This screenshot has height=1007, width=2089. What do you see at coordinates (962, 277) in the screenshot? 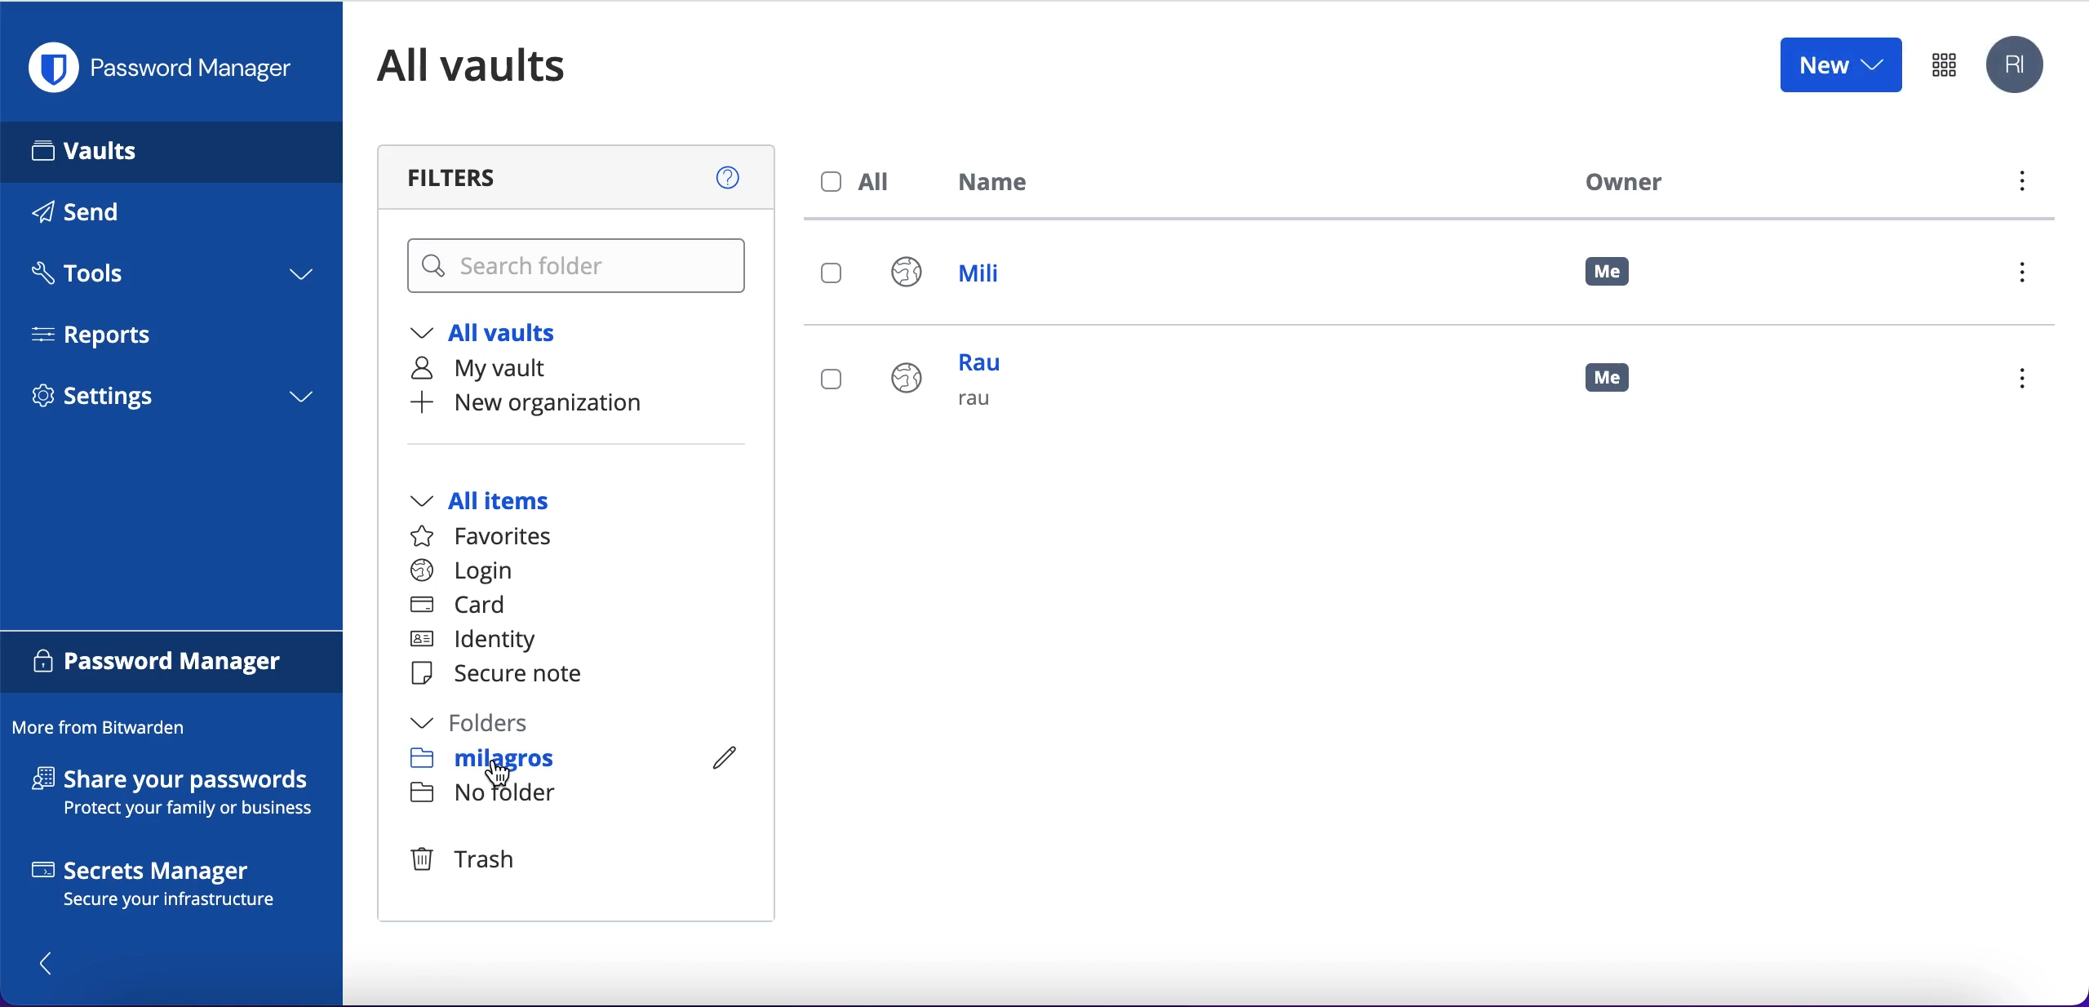
I see `mili` at bounding box center [962, 277].